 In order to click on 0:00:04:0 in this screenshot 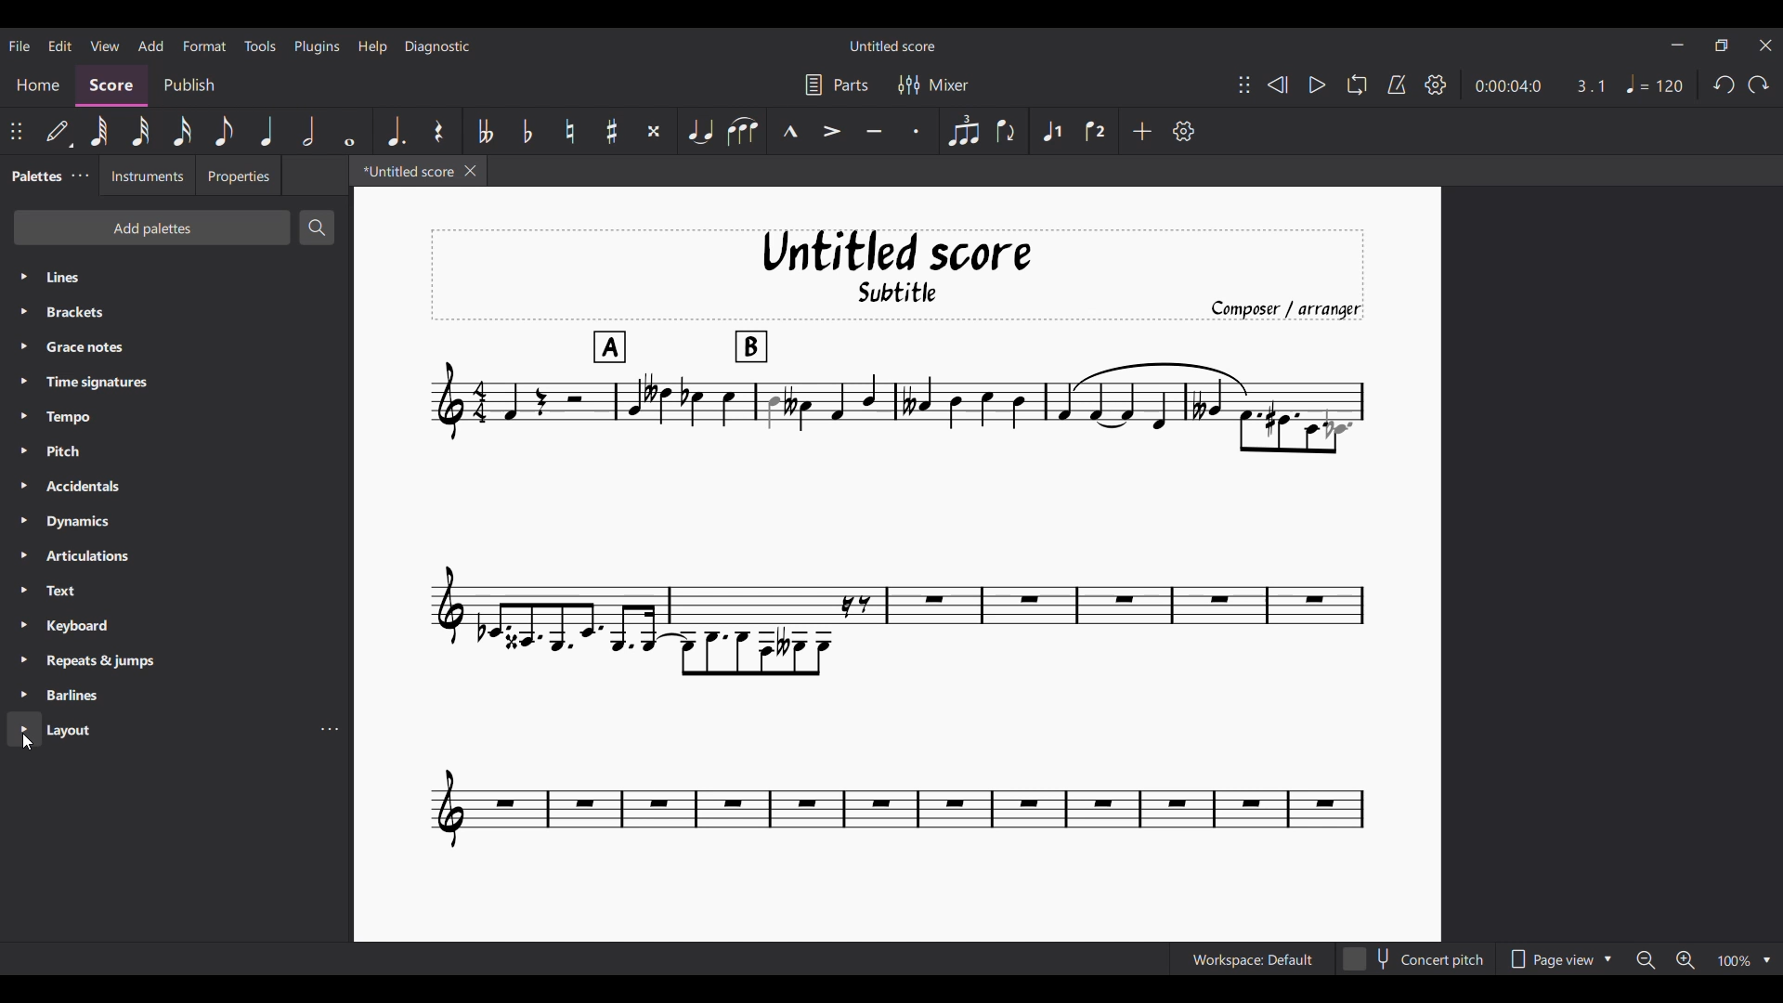, I will do `click(1508, 86)`.